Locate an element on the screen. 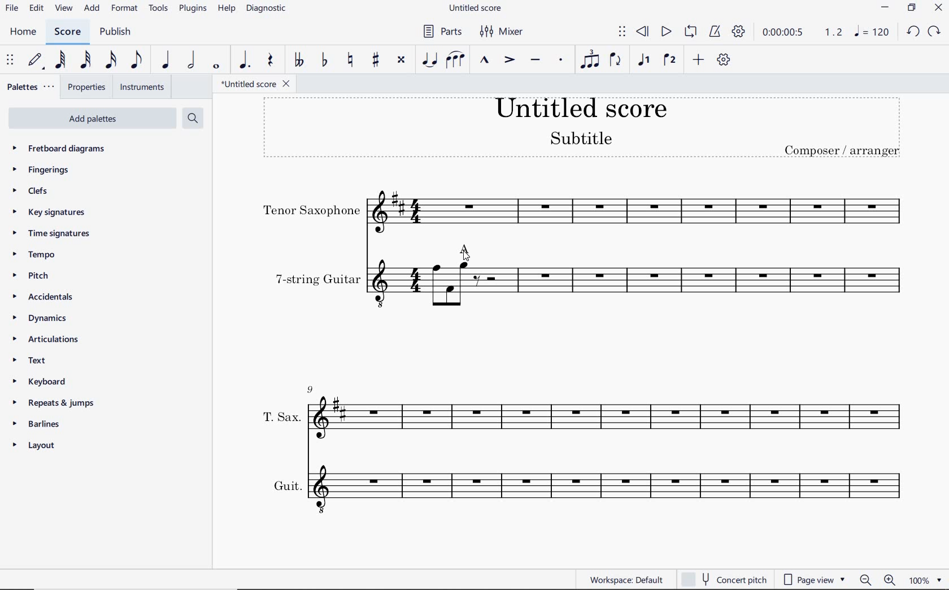 Image resolution: width=949 pixels, height=590 pixels. CUSTOMIZE TOOLBAR is located at coordinates (722, 60).